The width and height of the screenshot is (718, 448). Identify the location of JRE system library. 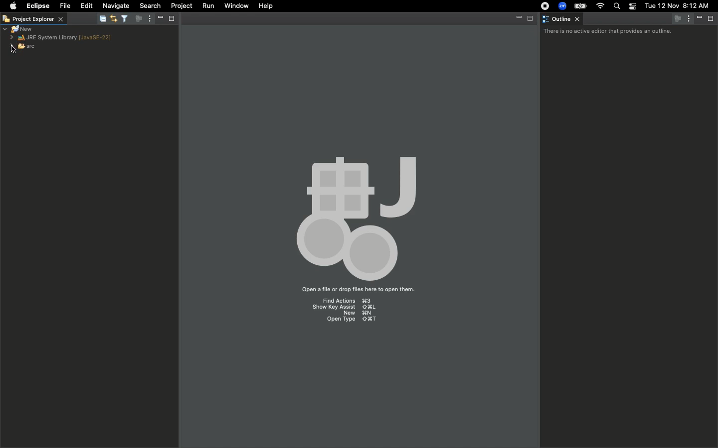
(62, 38).